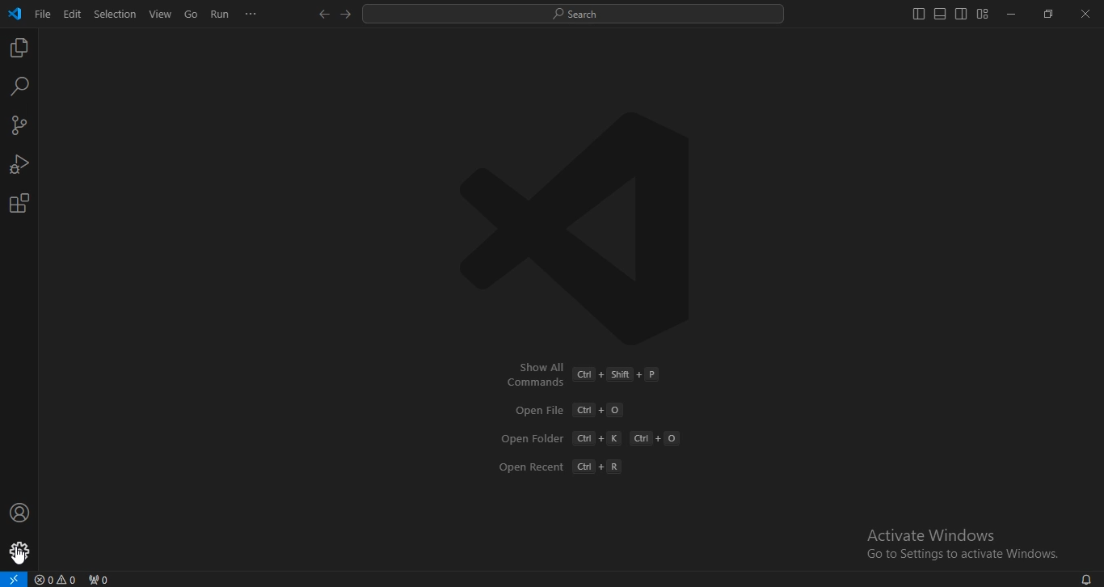 The height and width of the screenshot is (587, 1104). What do you see at coordinates (58, 580) in the screenshot?
I see `no problems` at bounding box center [58, 580].